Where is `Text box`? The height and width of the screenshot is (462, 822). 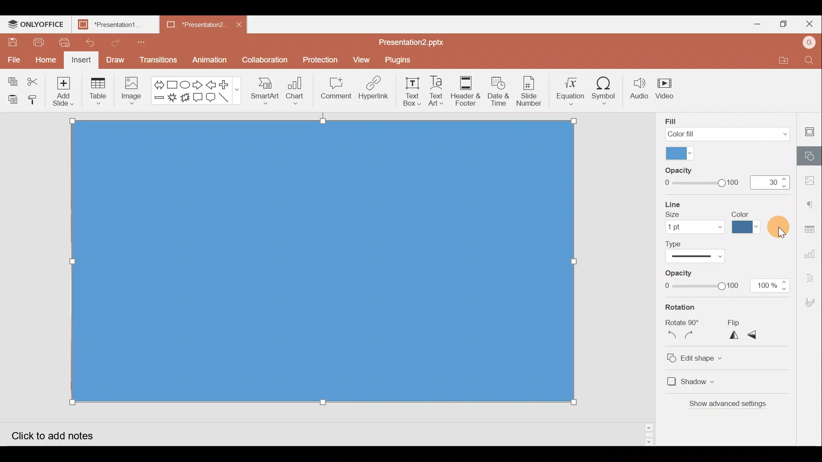 Text box is located at coordinates (408, 93).